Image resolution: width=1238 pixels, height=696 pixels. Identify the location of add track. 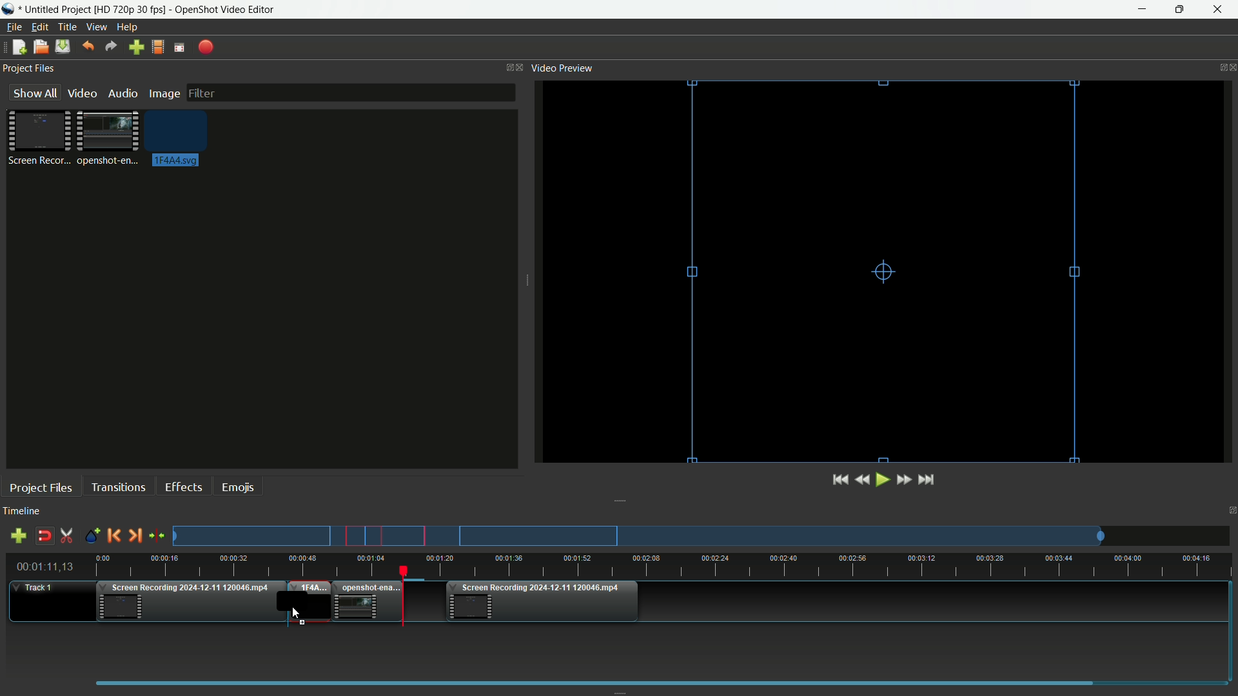
(16, 536).